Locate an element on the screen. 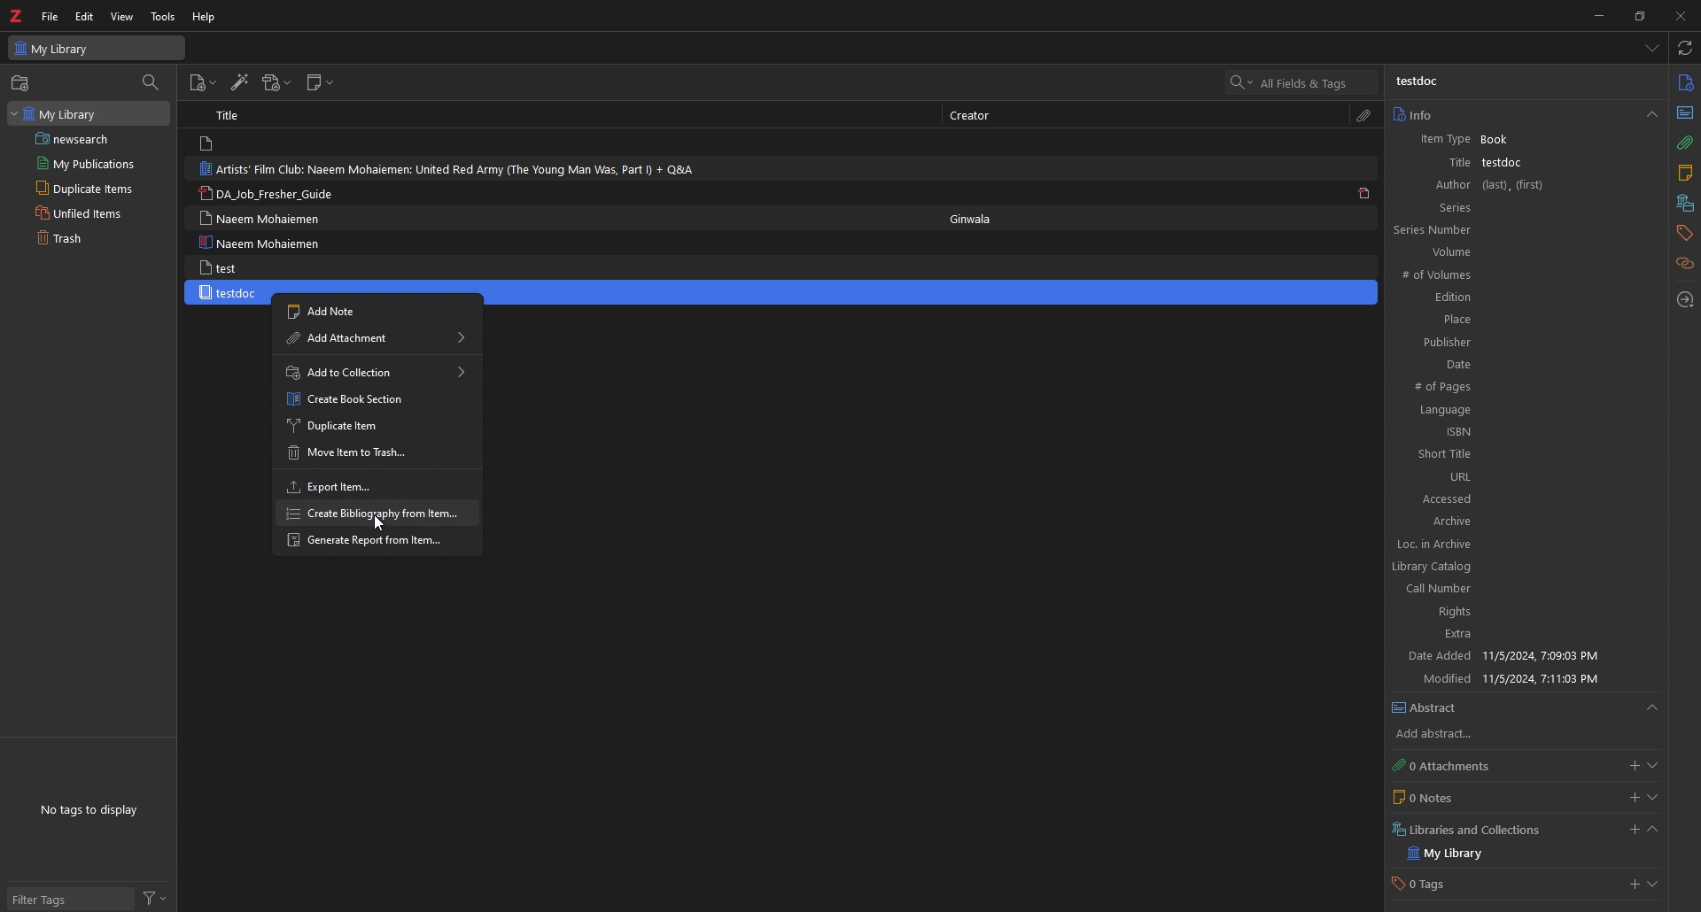 The height and width of the screenshot is (912, 1701). note is located at coordinates (1684, 175).